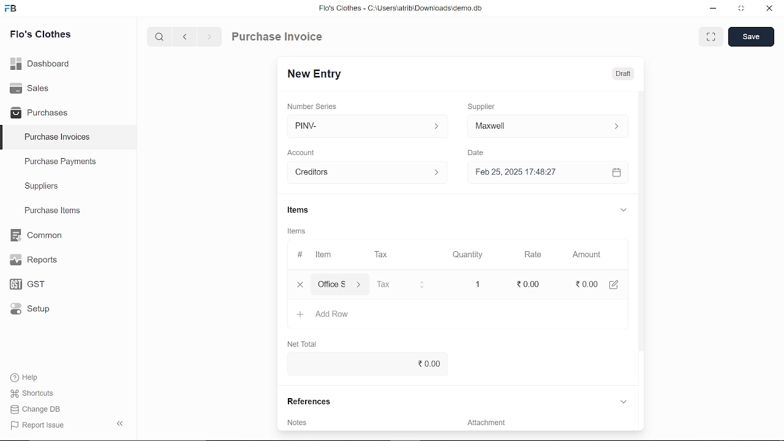 Image resolution: width=784 pixels, height=441 pixels. I want to click on Item, so click(315, 255).